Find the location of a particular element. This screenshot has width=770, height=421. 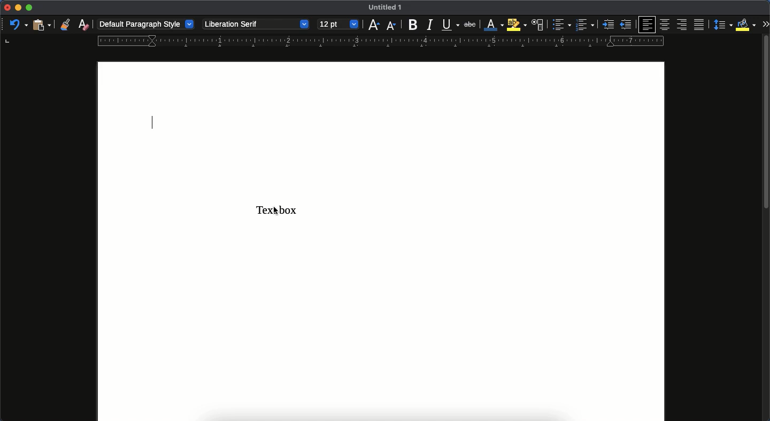

font color is located at coordinates (493, 26).